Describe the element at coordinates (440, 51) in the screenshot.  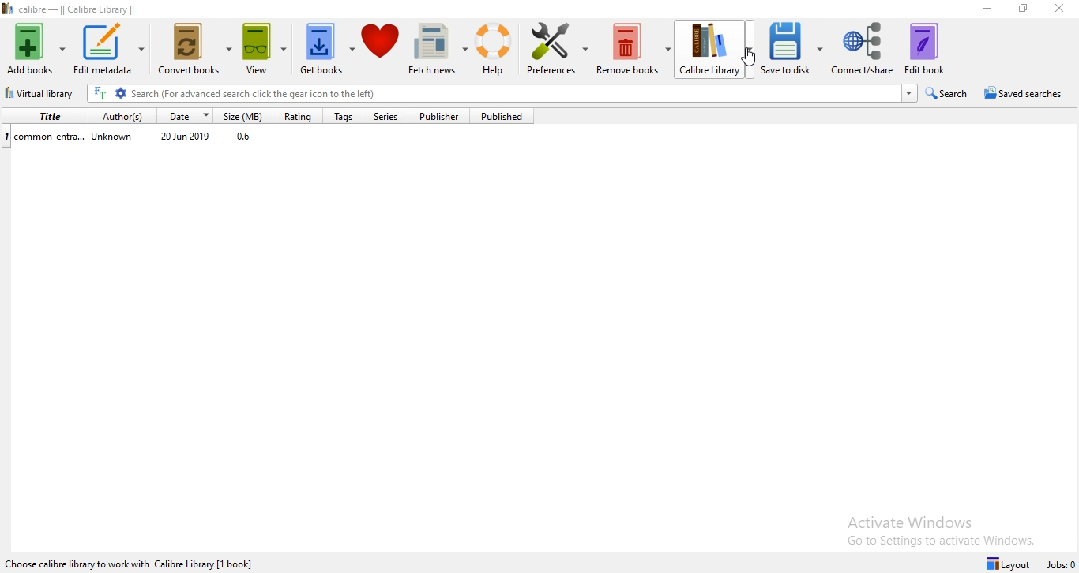
I see `Fetch news` at that location.